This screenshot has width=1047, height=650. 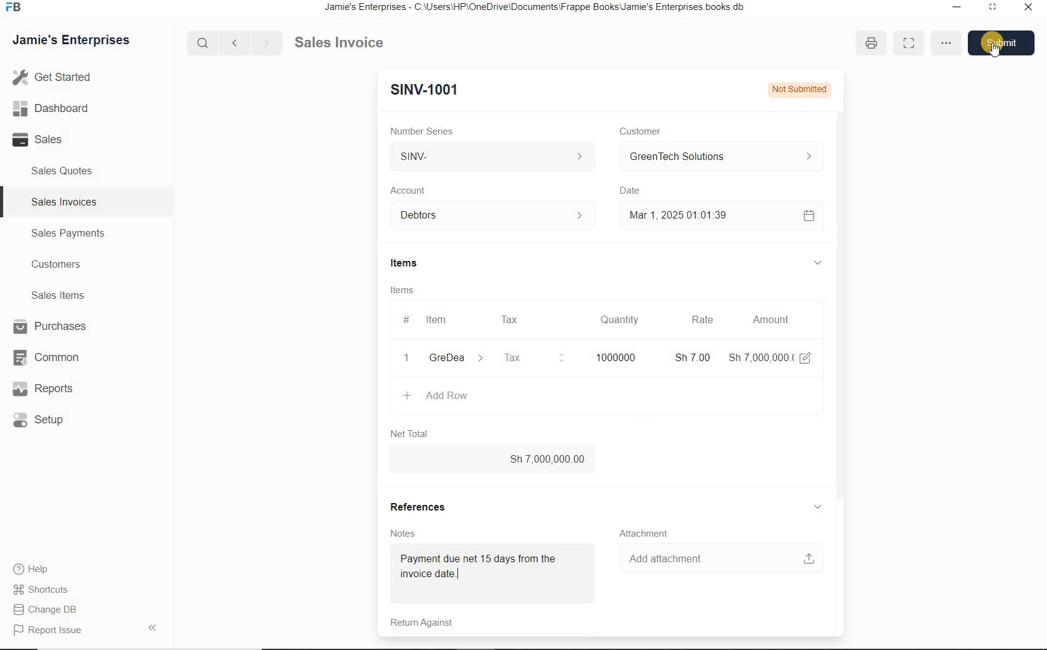 What do you see at coordinates (495, 158) in the screenshot?
I see `SINV-` at bounding box center [495, 158].